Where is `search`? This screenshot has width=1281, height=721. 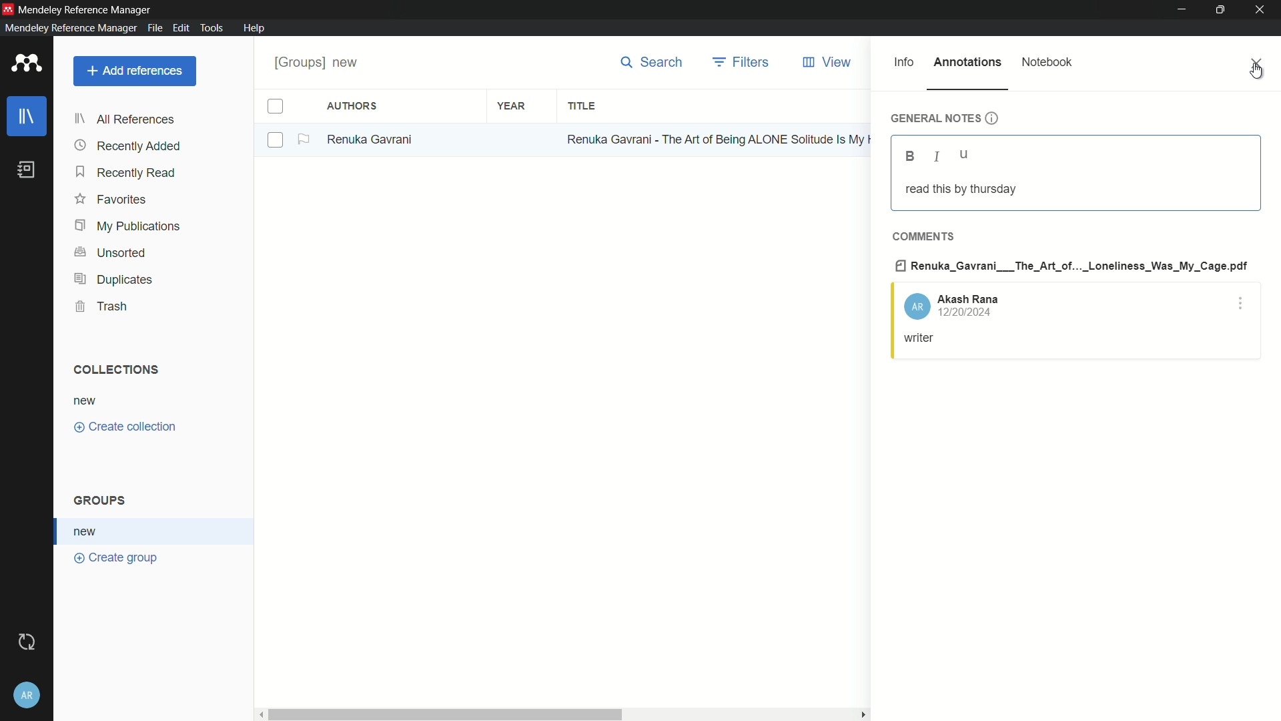 search is located at coordinates (651, 62).